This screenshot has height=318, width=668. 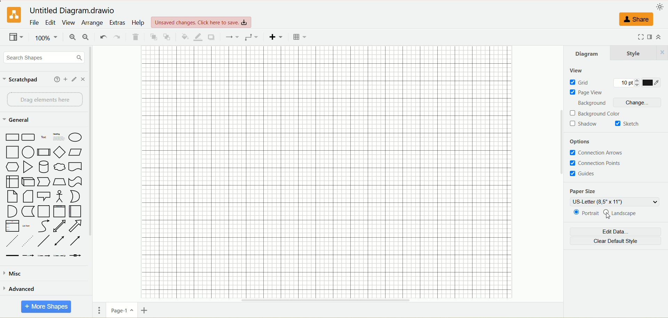 I want to click on clear default style, so click(x=619, y=241).